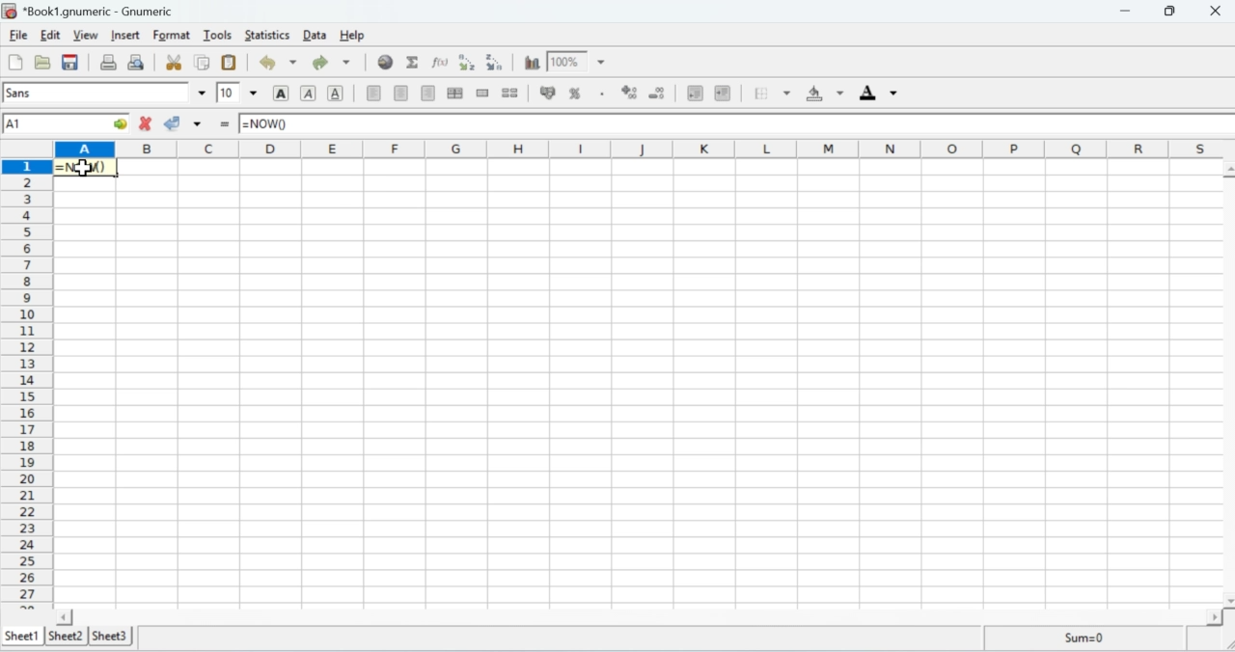 Image resolution: width=1235 pixels, height=652 pixels. What do you see at coordinates (386, 62) in the screenshot?
I see `Insert Hyperlink` at bounding box center [386, 62].